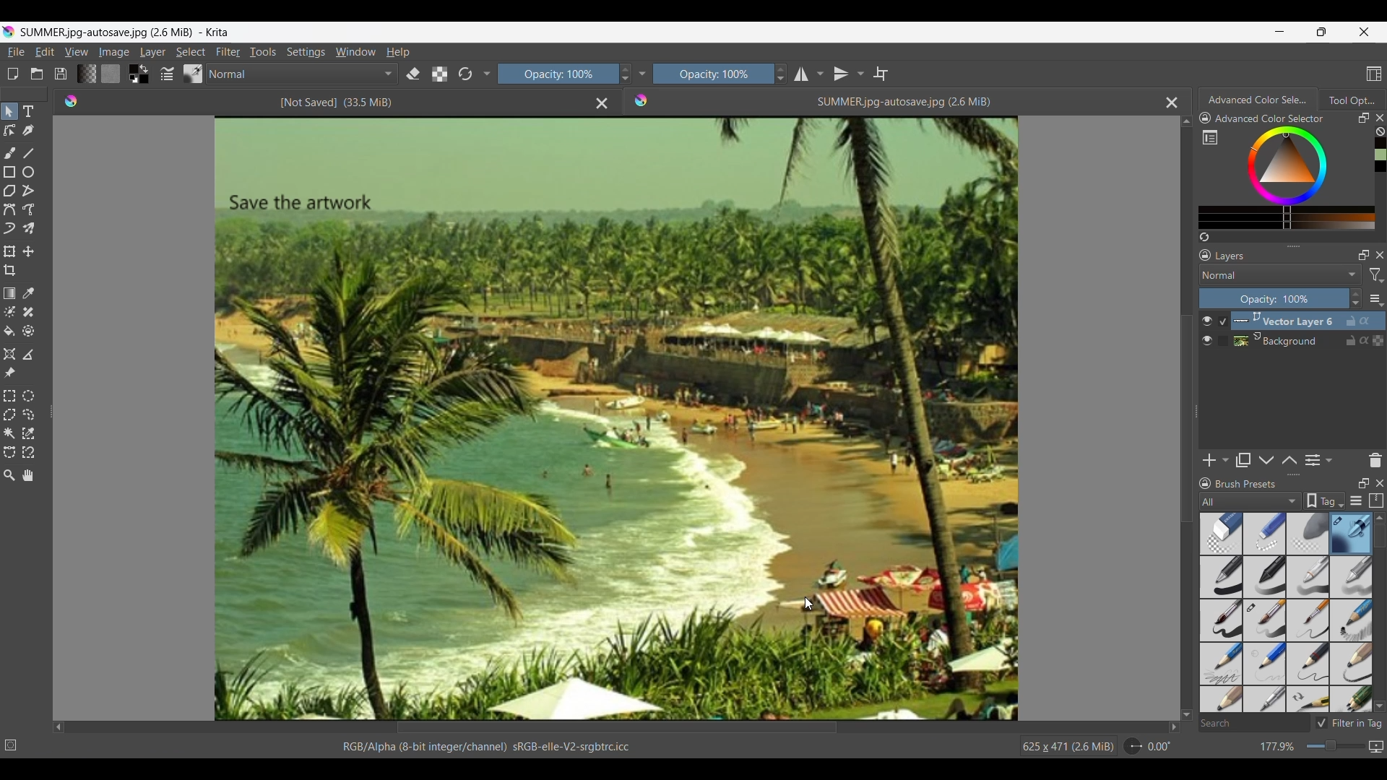 The height and width of the screenshot is (780, 1387). Describe the element at coordinates (9, 331) in the screenshot. I see `Fill tool` at that location.